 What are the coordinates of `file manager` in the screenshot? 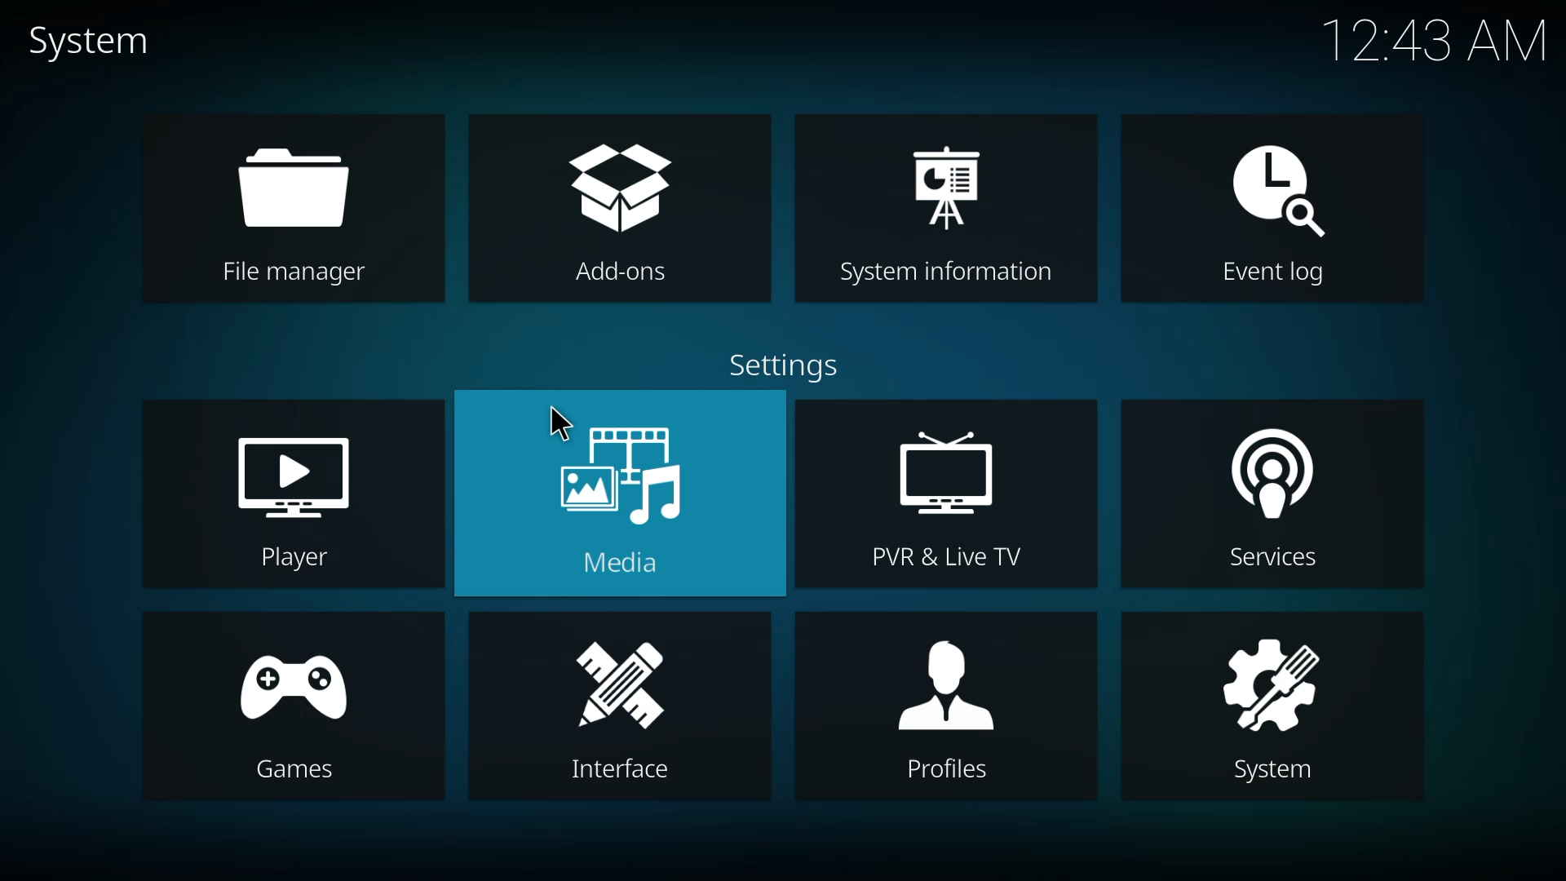 It's located at (295, 212).